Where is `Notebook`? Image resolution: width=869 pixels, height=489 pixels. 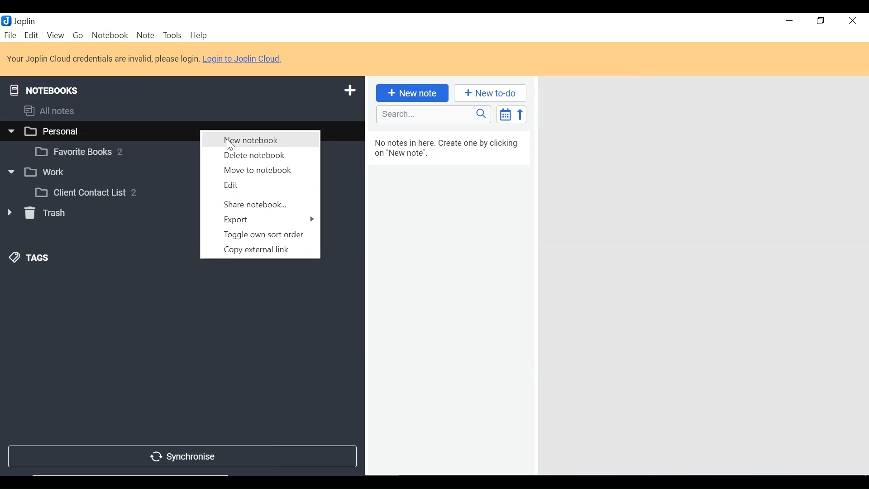 Notebook is located at coordinates (109, 192).